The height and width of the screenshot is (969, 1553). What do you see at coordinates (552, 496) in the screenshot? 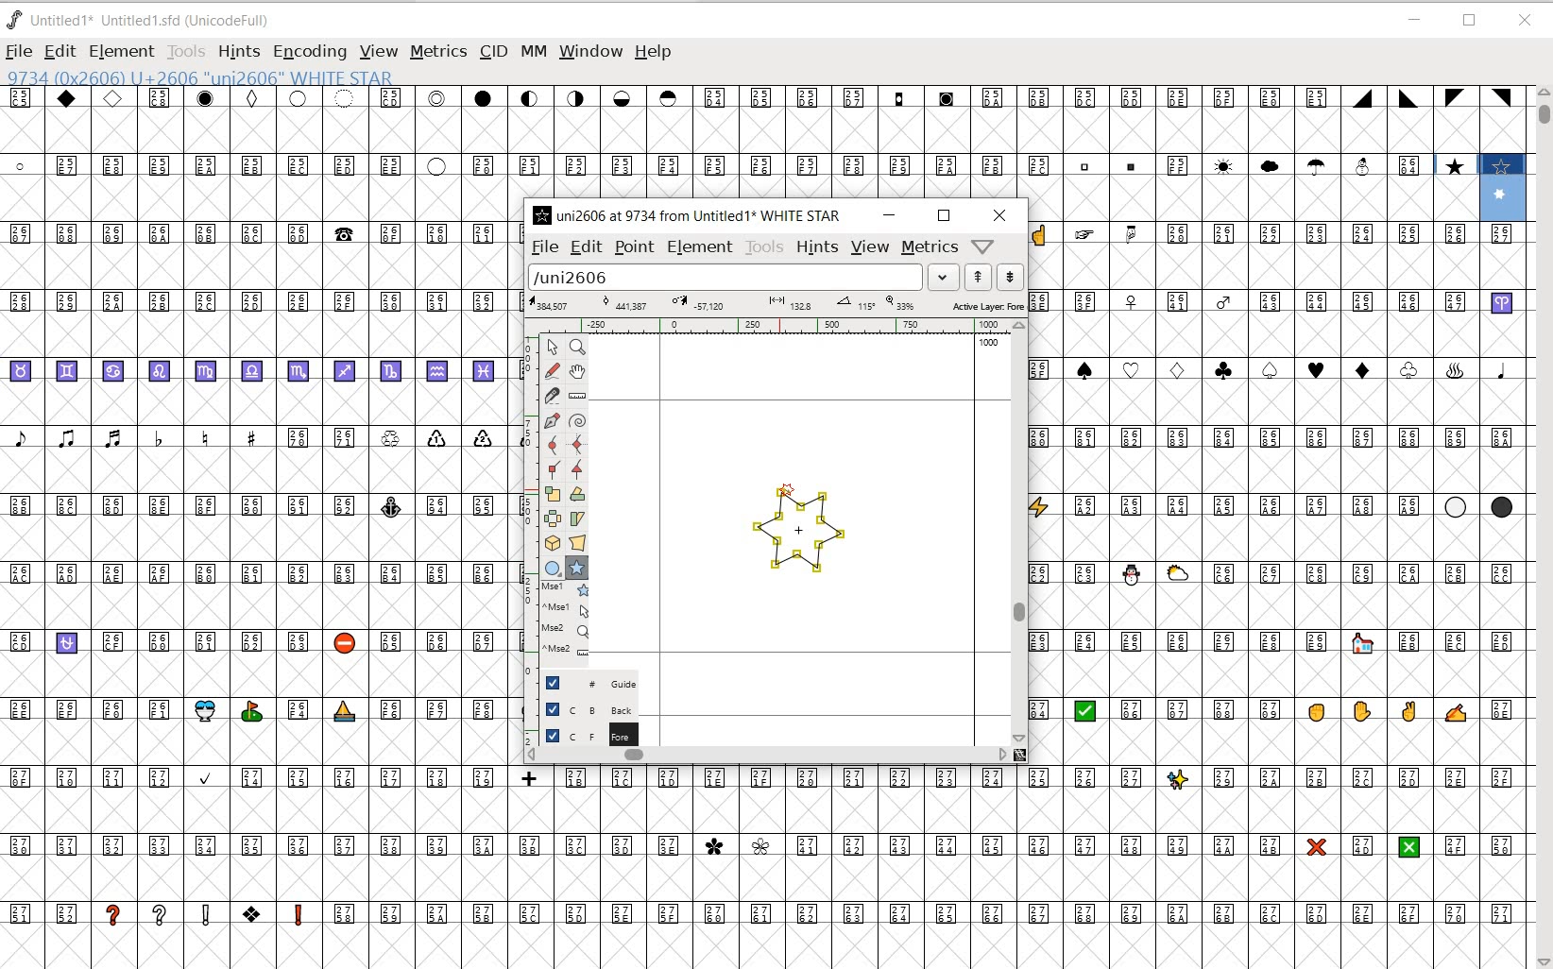
I see `SELECT THE SELECTION` at bounding box center [552, 496].